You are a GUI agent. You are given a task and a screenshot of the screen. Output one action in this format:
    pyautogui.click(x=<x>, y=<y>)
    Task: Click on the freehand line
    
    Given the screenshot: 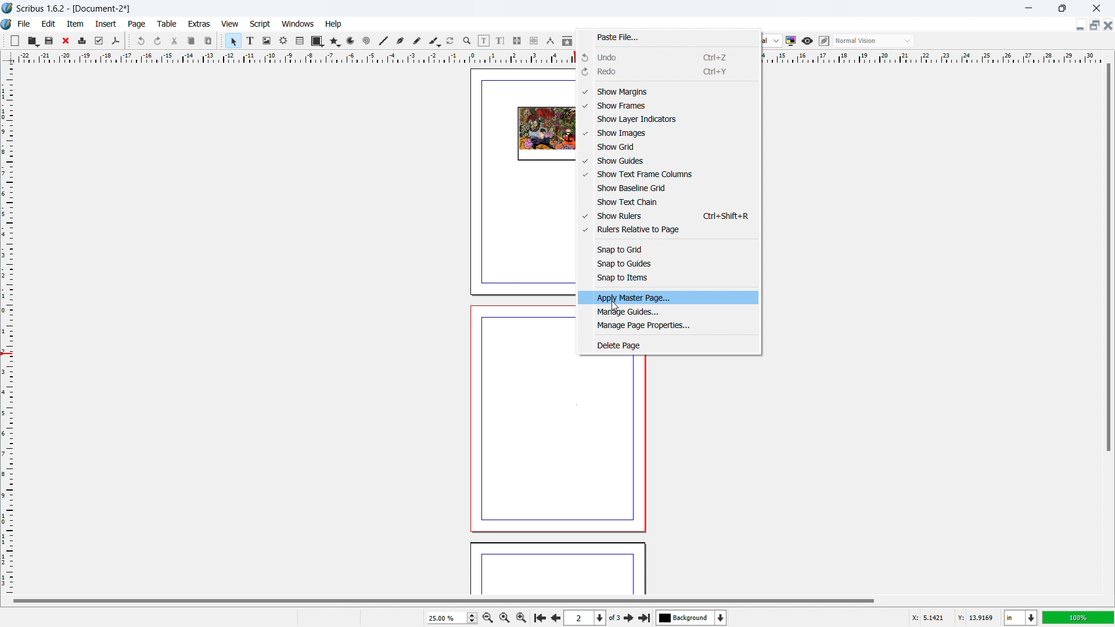 What is the action you would take?
    pyautogui.click(x=418, y=41)
    